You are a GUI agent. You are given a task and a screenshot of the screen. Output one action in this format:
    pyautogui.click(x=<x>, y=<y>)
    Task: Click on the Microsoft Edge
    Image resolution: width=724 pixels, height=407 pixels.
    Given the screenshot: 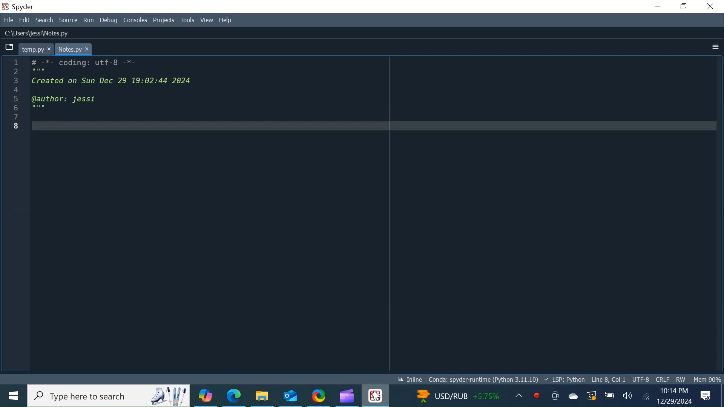 What is the action you would take?
    pyautogui.click(x=235, y=396)
    